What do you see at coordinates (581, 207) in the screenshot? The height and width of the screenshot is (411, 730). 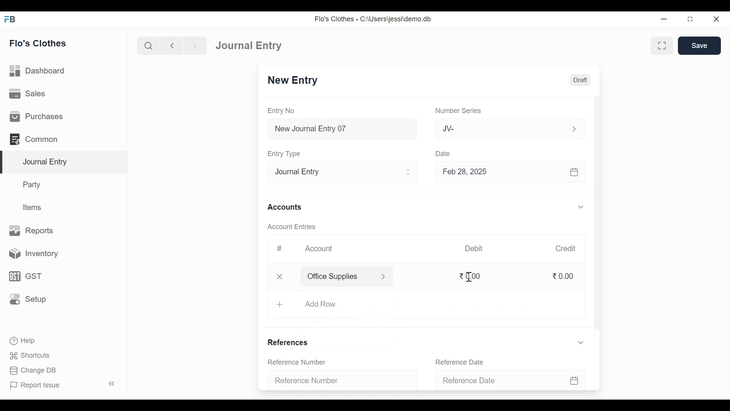 I see `Expand` at bounding box center [581, 207].